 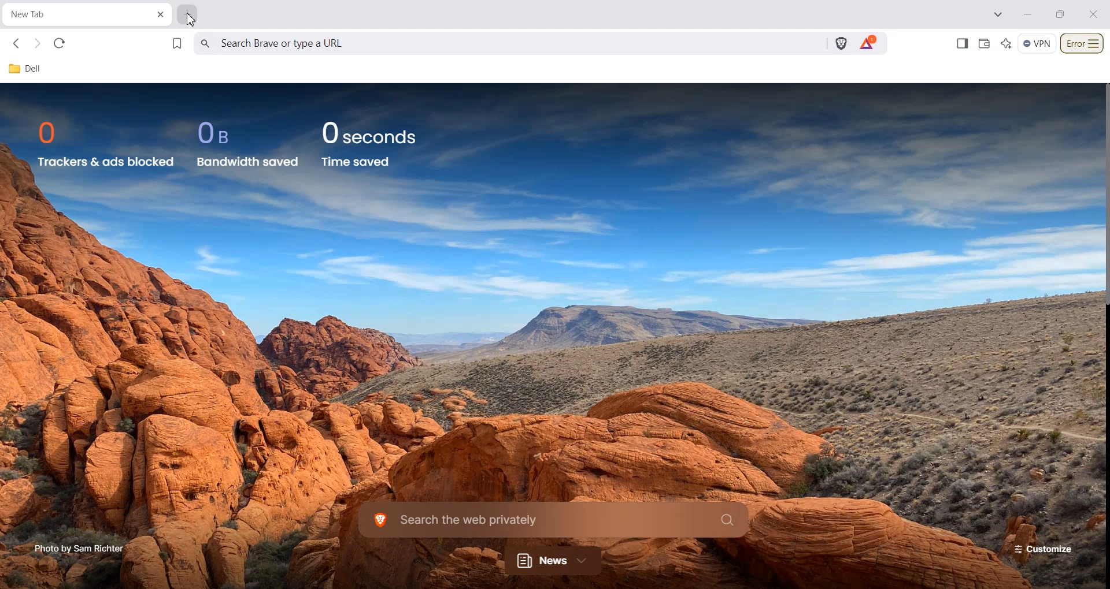 What do you see at coordinates (188, 16) in the screenshot?
I see `Add New Tab` at bounding box center [188, 16].